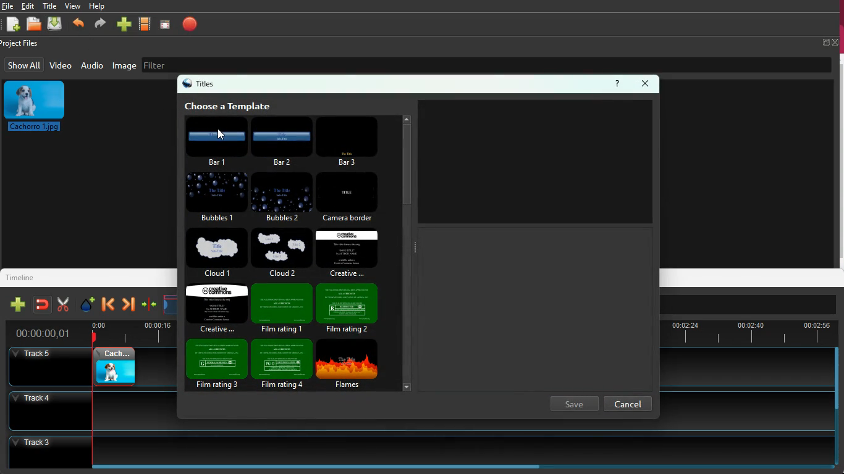 The image size is (844, 474). What do you see at coordinates (838, 160) in the screenshot?
I see `vertical scroll bar` at bounding box center [838, 160].